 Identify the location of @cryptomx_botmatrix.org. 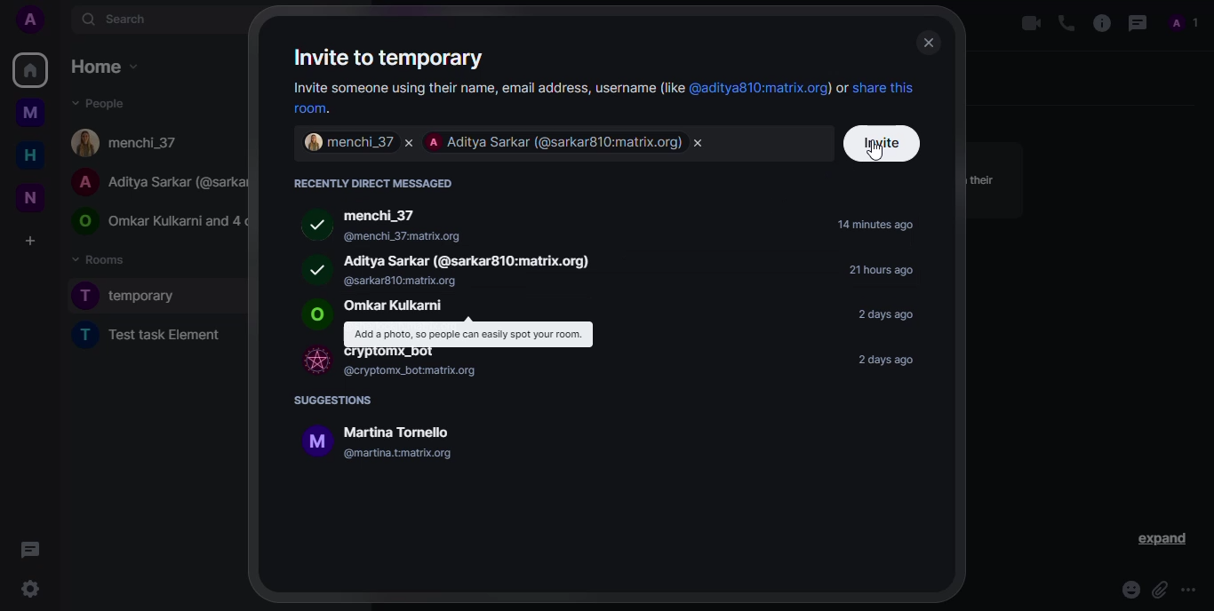
(408, 371).